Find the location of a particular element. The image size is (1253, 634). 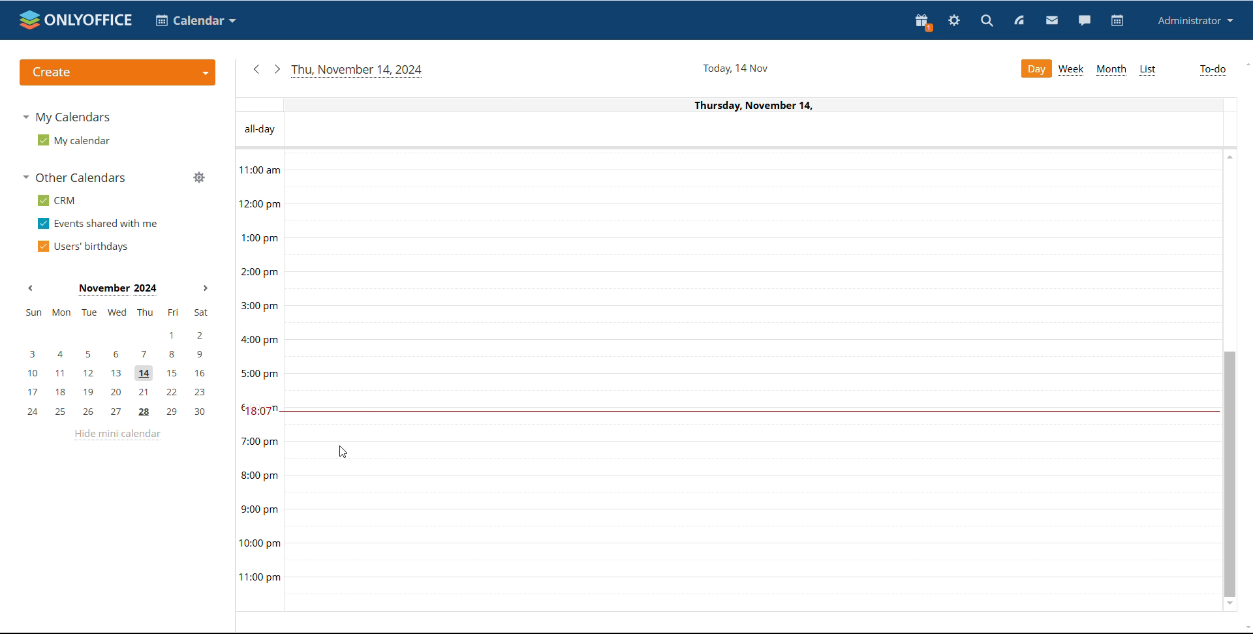

current date is located at coordinates (358, 71).